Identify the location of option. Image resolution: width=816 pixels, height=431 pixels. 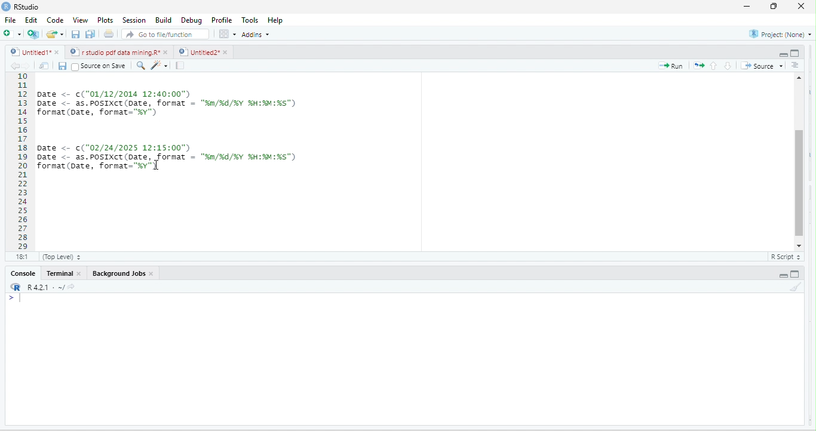
(226, 33).